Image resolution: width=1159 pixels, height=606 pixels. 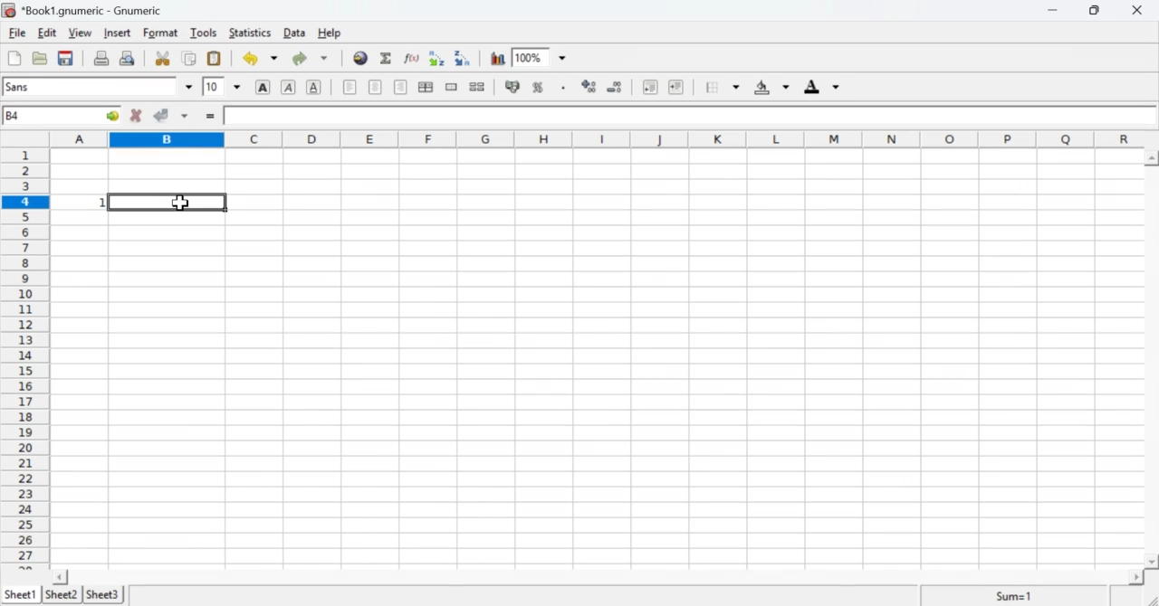 What do you see at coordinates (83, 33) in the screenshot?
I see `View` at bounding box center [83, 33].